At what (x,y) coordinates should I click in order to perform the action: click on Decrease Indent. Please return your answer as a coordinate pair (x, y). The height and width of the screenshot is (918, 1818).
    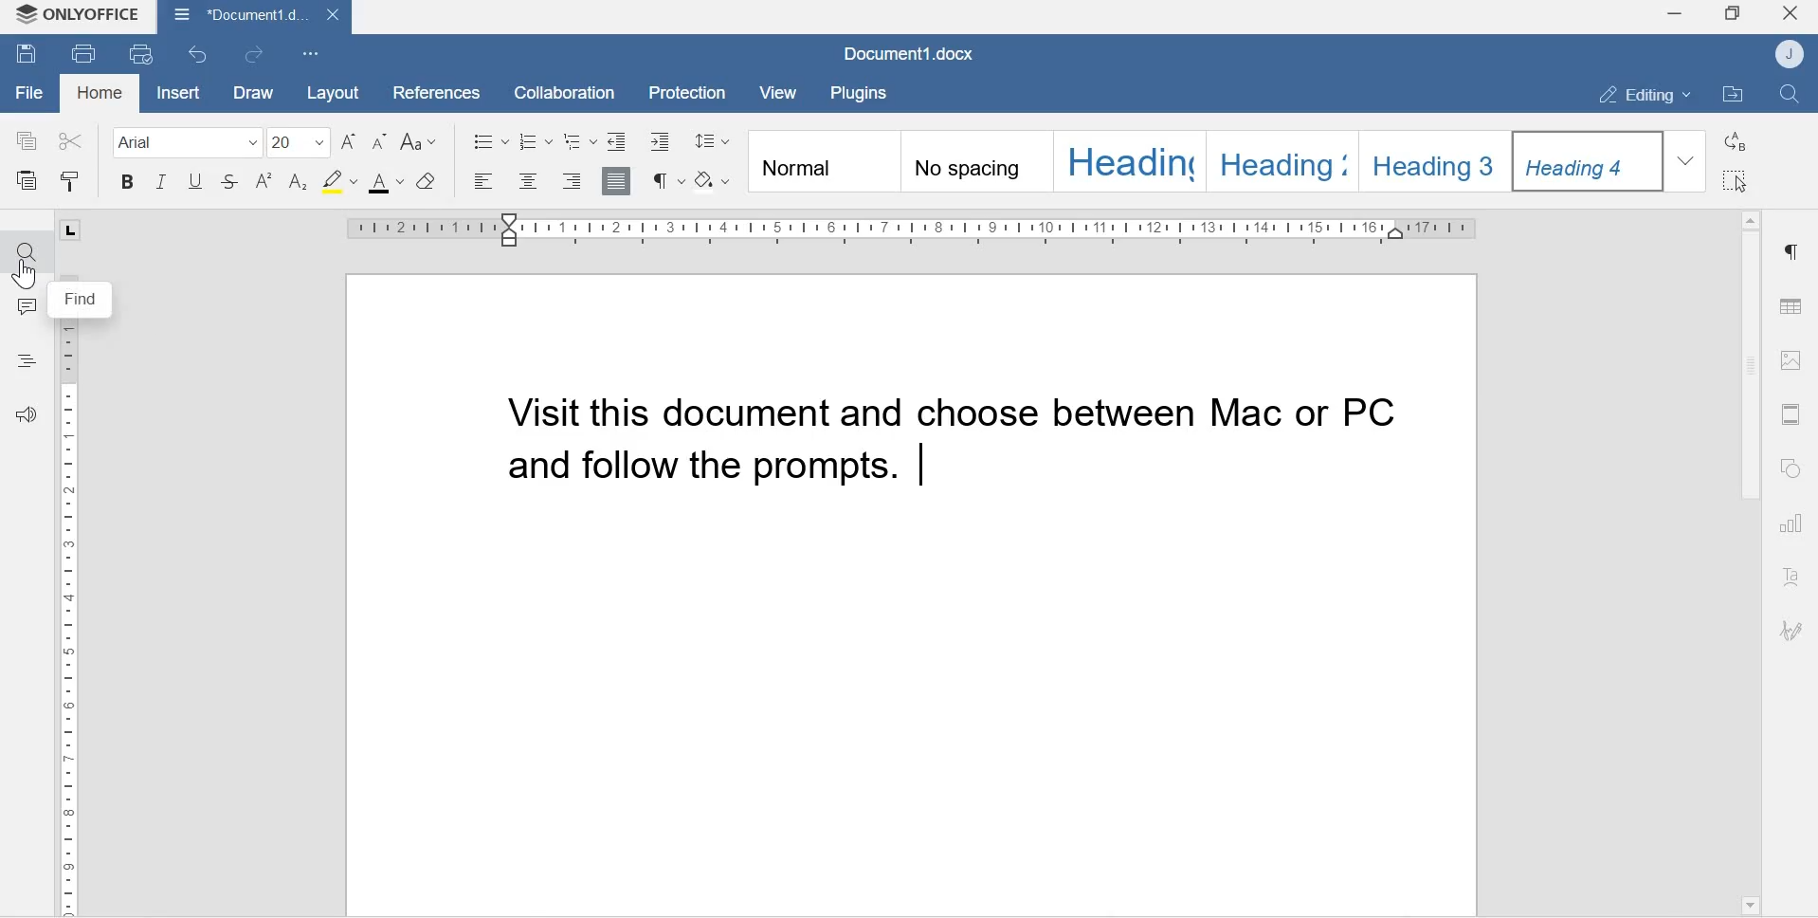
    Looking at the image, I should click on (664, 140).